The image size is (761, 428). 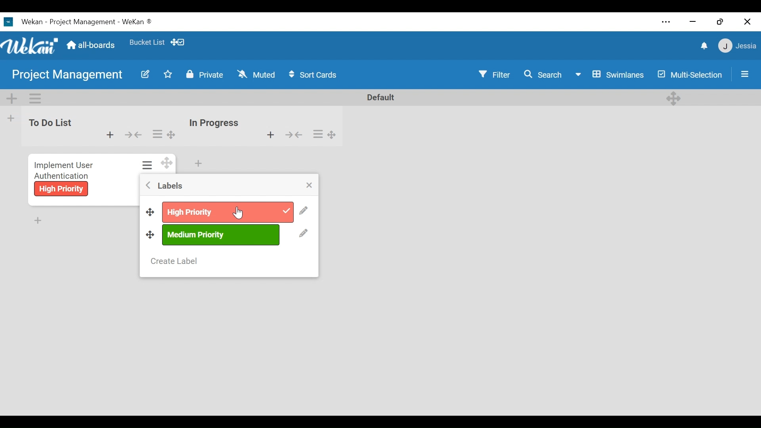 What do you see at coordinates (316, 74) in the screenshot?
I see `$ Sort Cards` at bounding box center [316, 74].